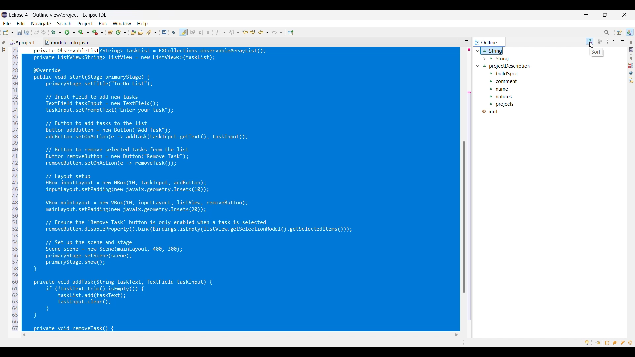 Image resolution: width=635 pixels, height=357 pixels. I want to click on name, so click(502, 90).